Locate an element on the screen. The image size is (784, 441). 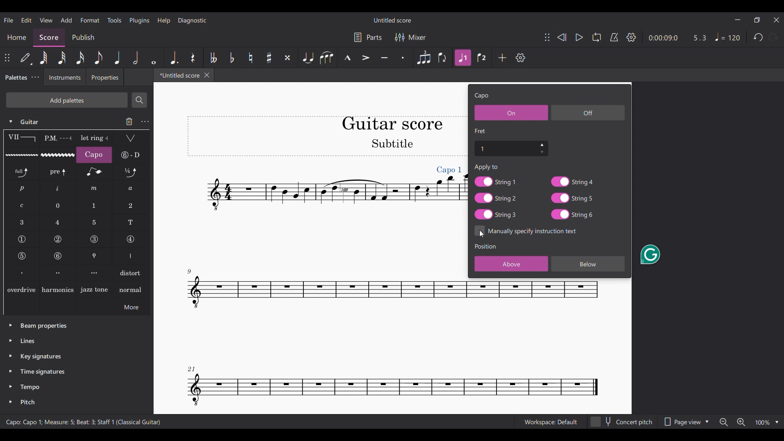
16th note is located at coordinates (80, 58).